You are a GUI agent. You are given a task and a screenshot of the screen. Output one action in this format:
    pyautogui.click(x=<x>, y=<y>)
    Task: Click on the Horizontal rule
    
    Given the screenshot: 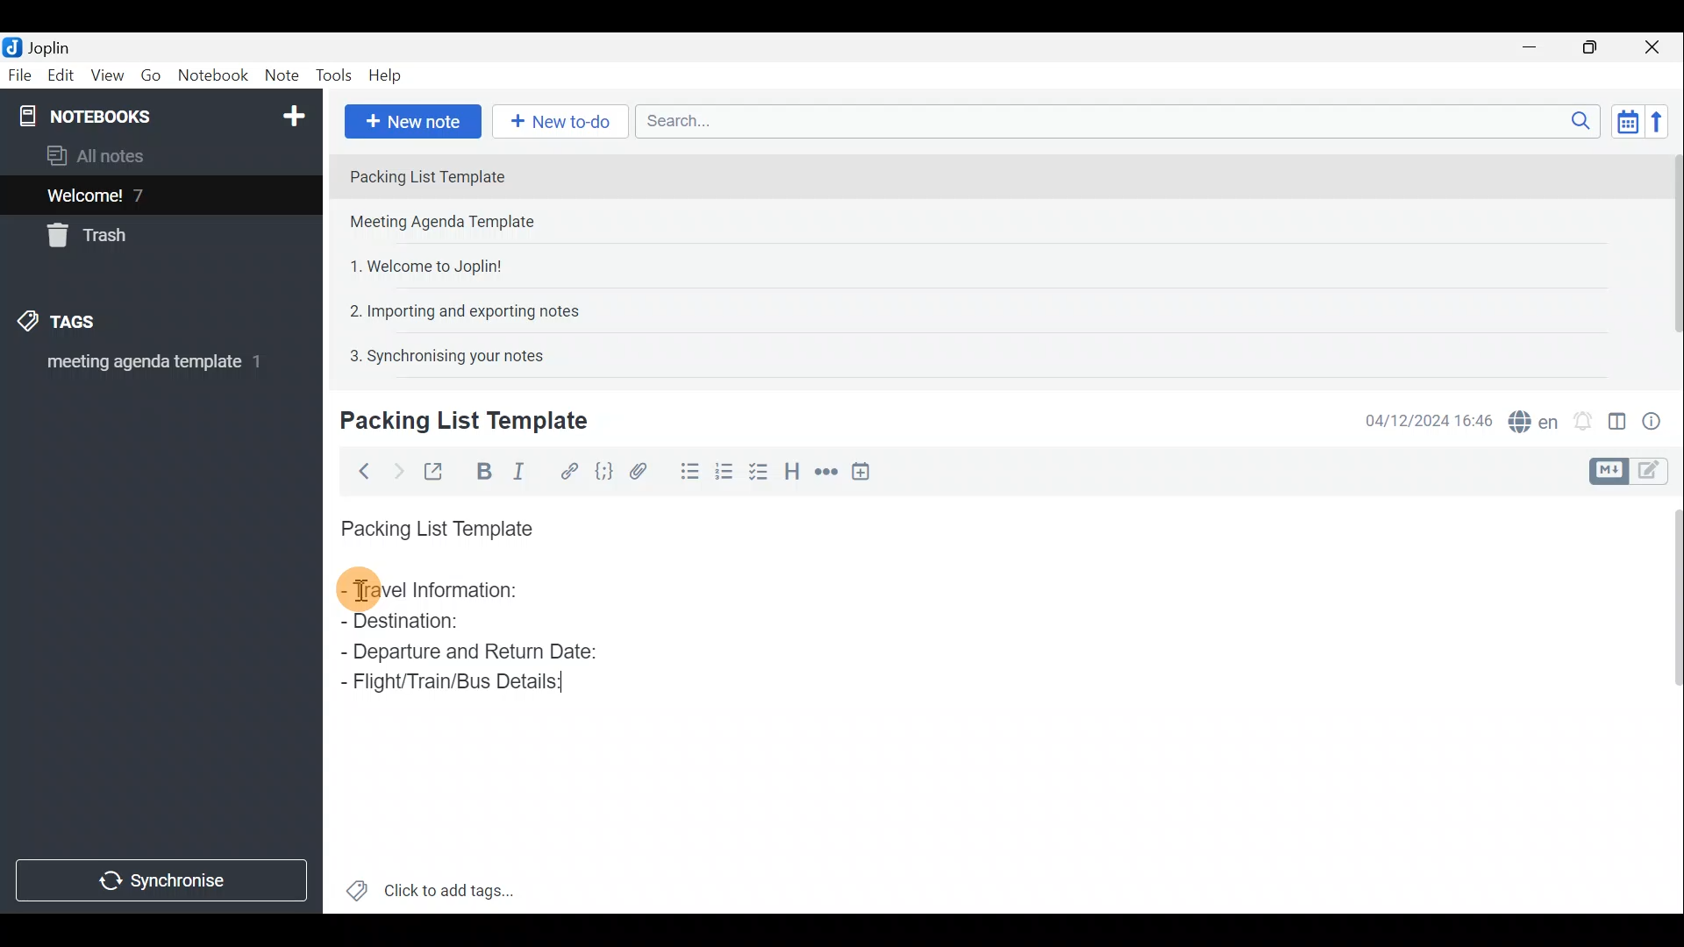 What is the action you would take?
    pyautogui.click(x=824, y=472)
    